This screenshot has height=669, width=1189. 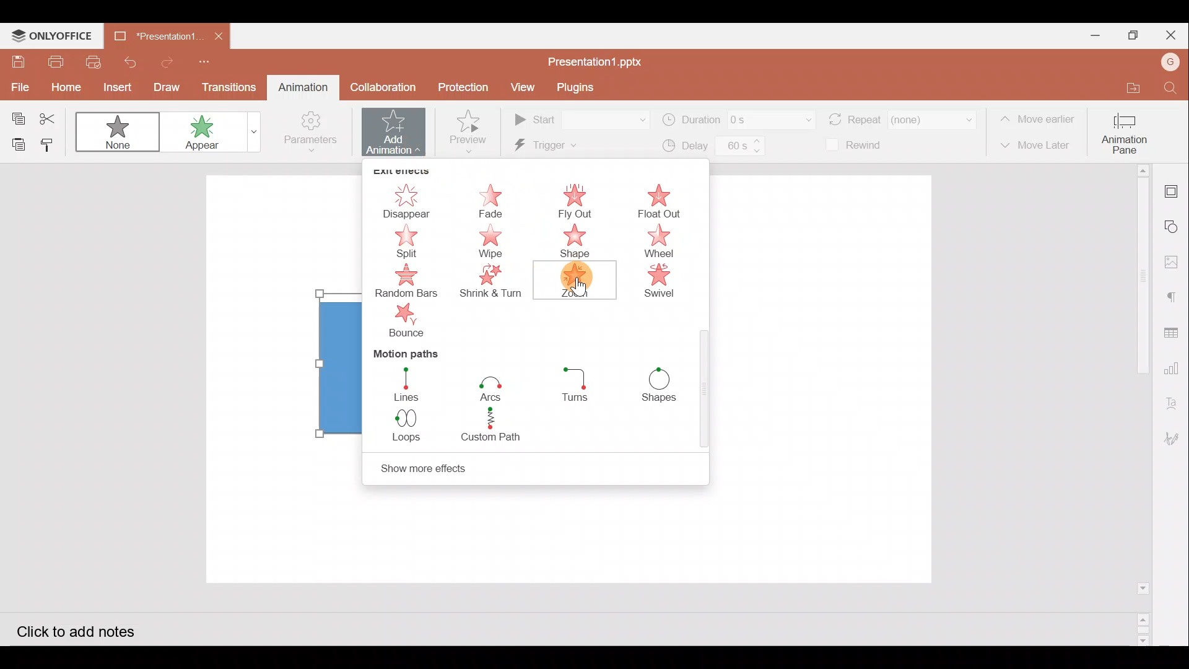 What do you see at coordinates (200, 133) in the screenshot?
I see `Appear` at bounding box center [200, 133].